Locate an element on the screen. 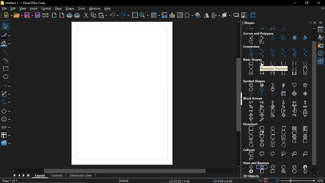 The height and width of the screenshot is (183, 325). page style is located at coordinates (123, 181).